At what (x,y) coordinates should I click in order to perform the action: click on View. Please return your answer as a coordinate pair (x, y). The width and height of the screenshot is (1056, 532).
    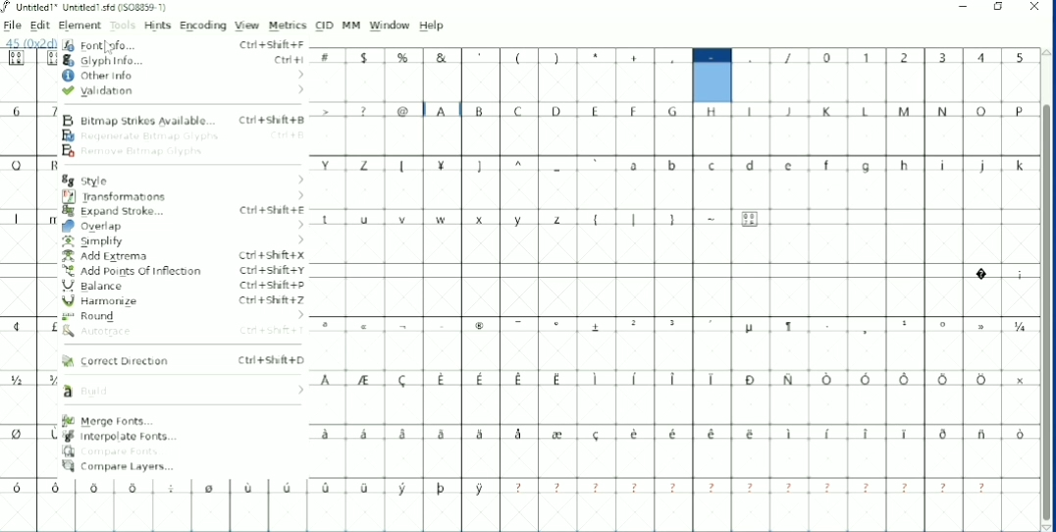
    Looking at the image, I should click on (247, 26).